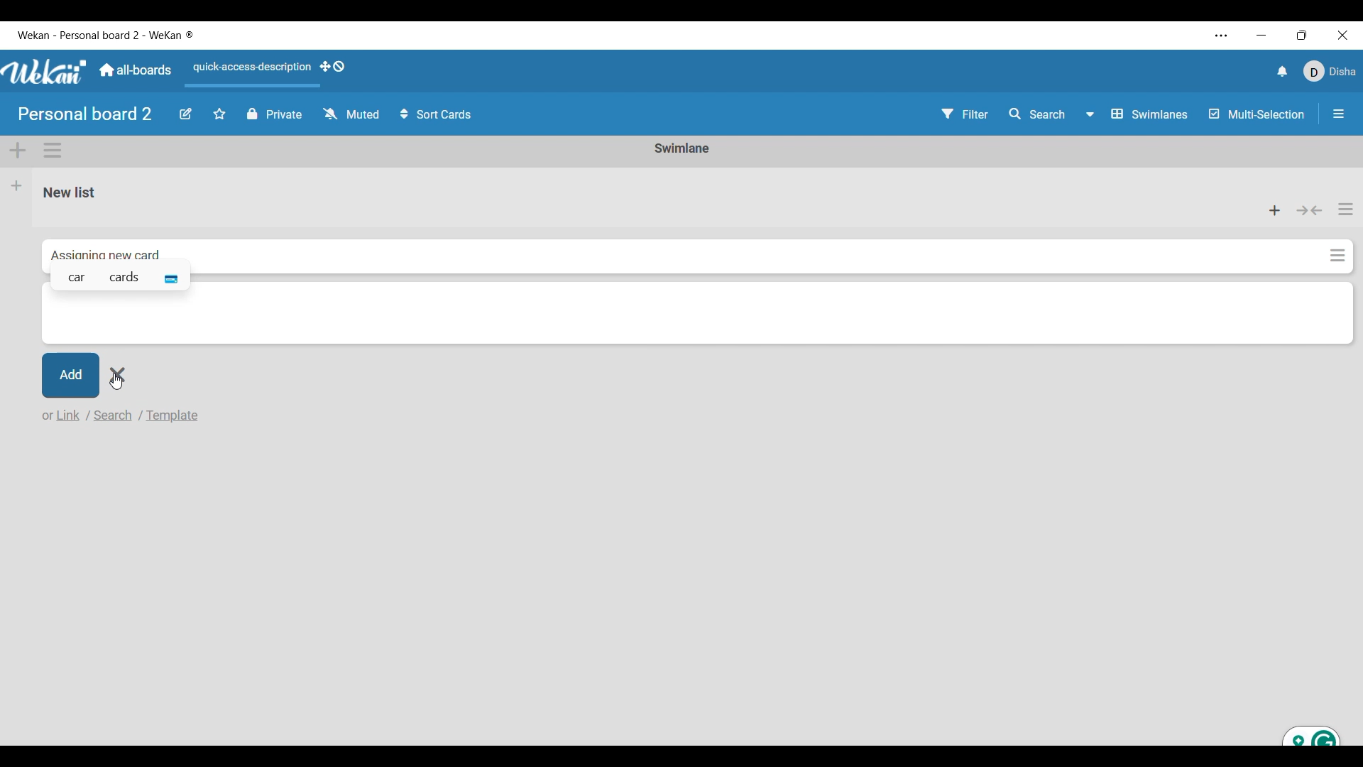 Image resolution: width=1363 pixels, height=767 pixels. I want to click on Add card to top of list, so click(1276, 210).